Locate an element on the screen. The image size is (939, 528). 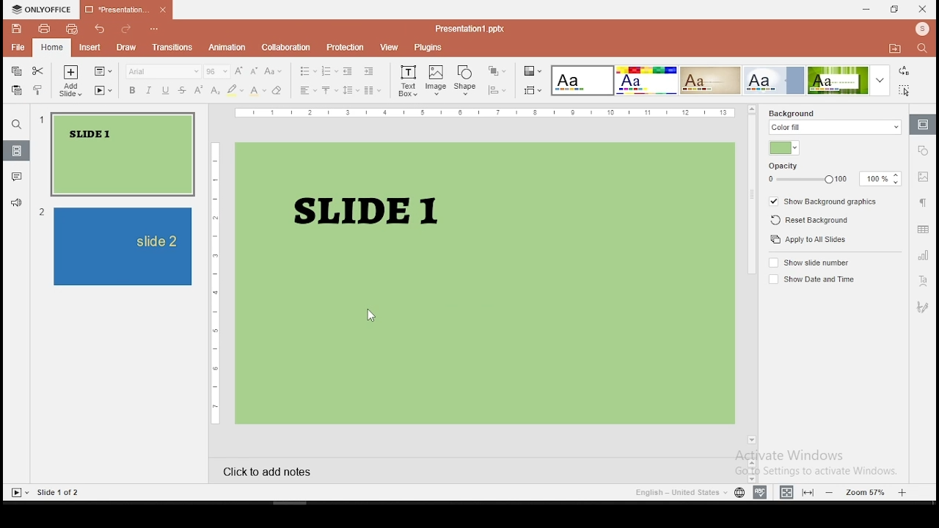
background fill is located at coordinates (792, 113).